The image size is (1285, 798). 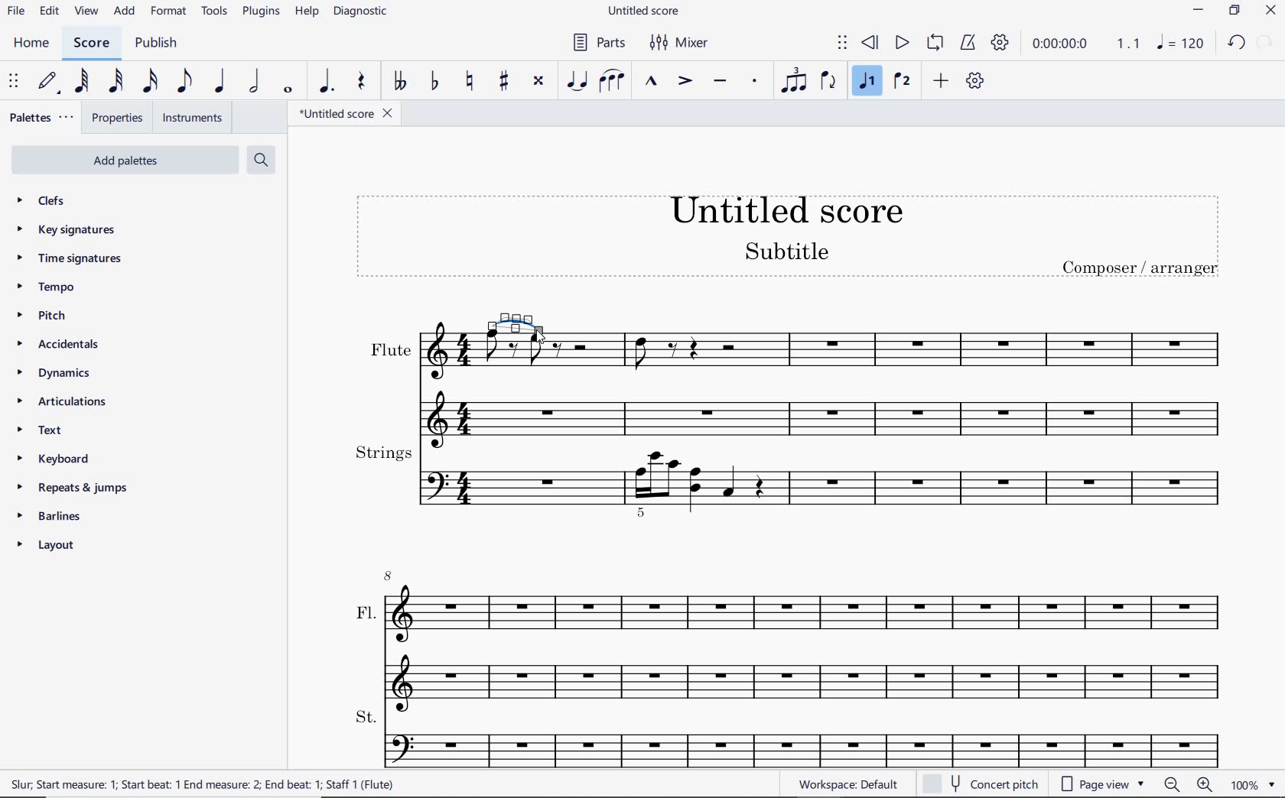 What do you see at coordinates (645, 11) in the screenshot?
I see `file name` at bounding box center [645, 11].